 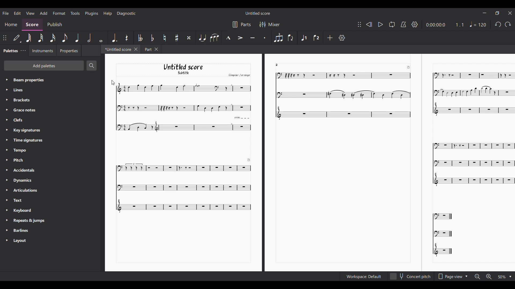 I want to click on Pitch, so click(x=22, y=160).